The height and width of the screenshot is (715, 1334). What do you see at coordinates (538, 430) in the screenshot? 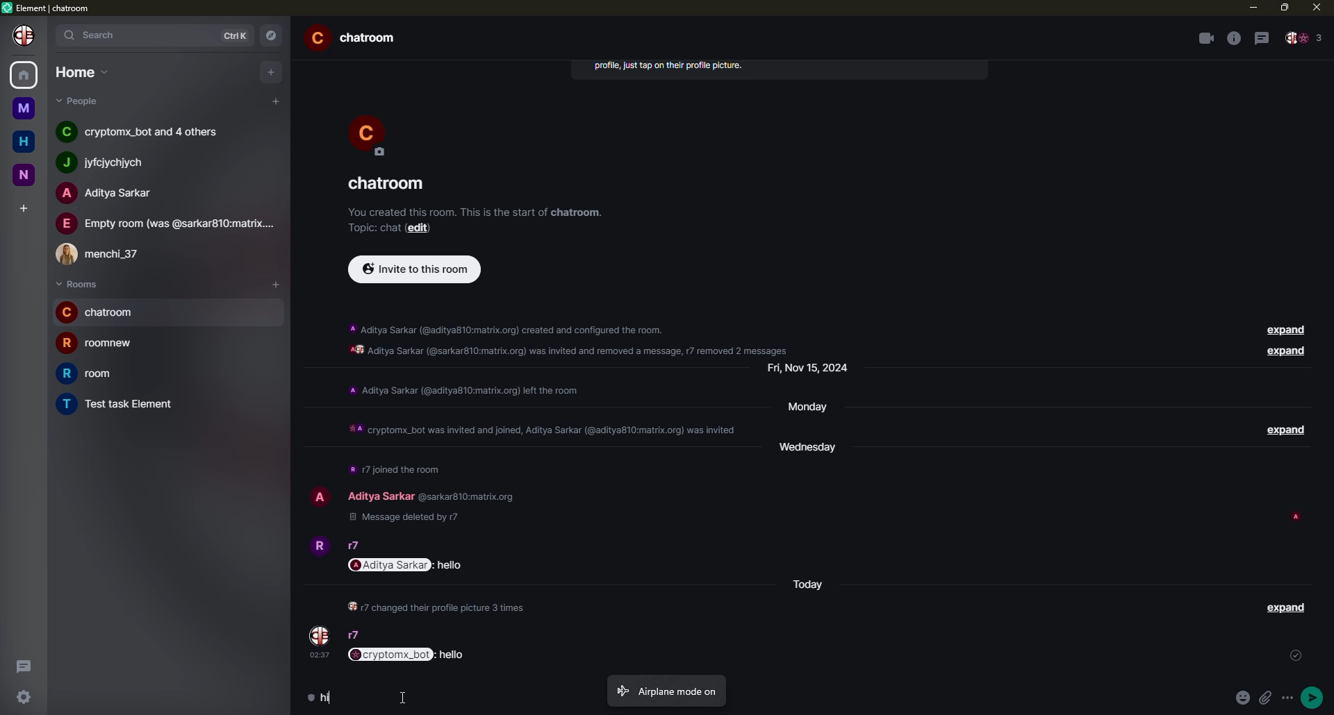
I see `info` at bounding box center [538, 430].